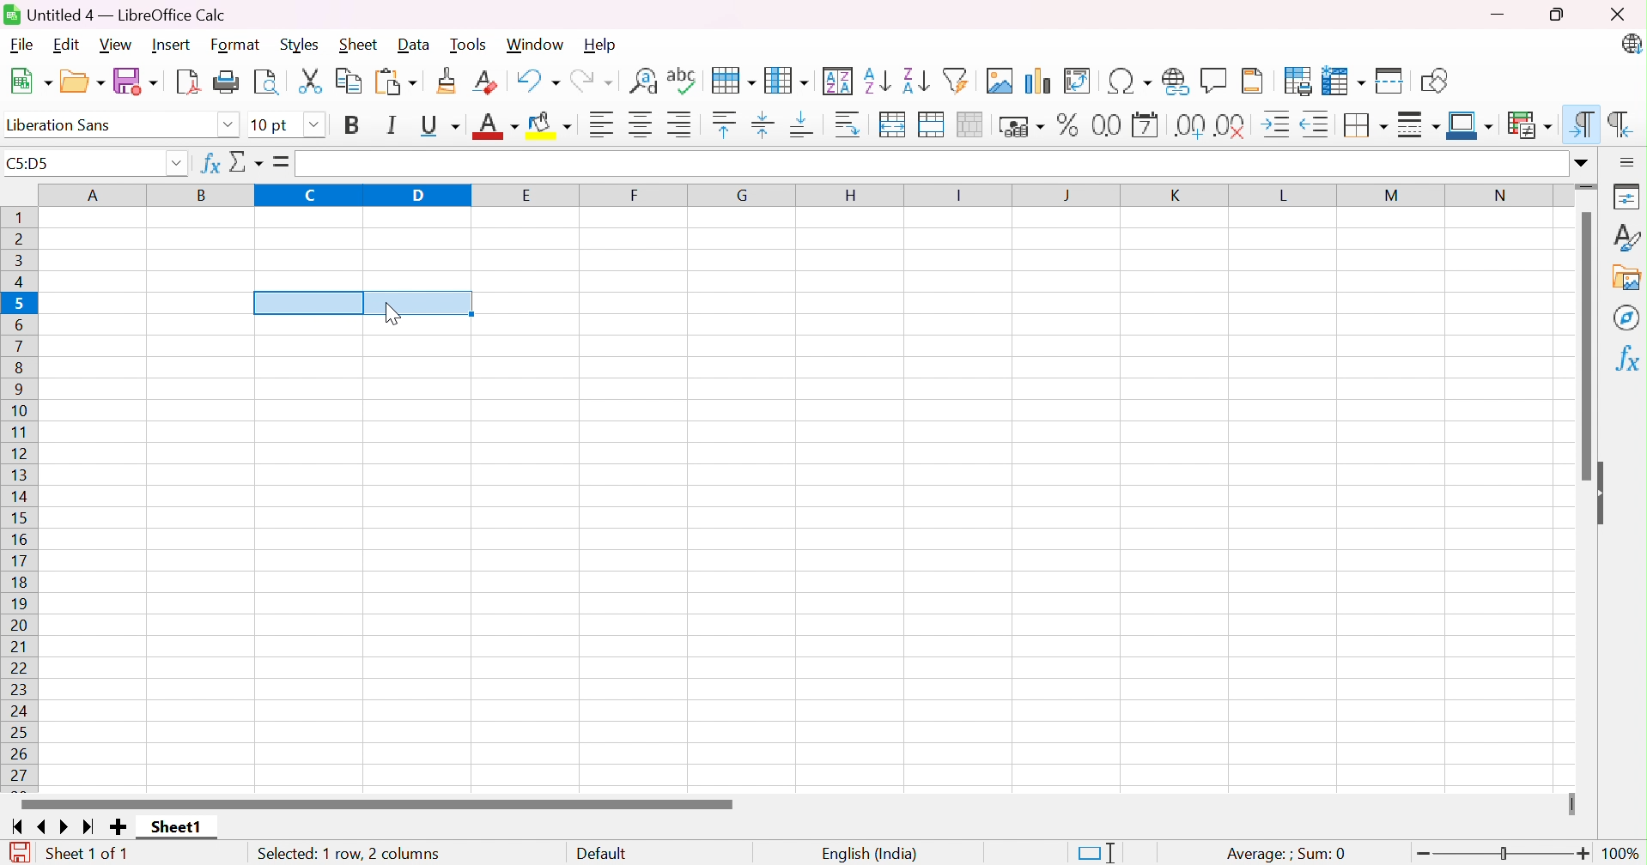  What do you see at coordinates (1065, 126) in the screenshot?
I see `Format as Percent` at bounding box center [1065, 126].